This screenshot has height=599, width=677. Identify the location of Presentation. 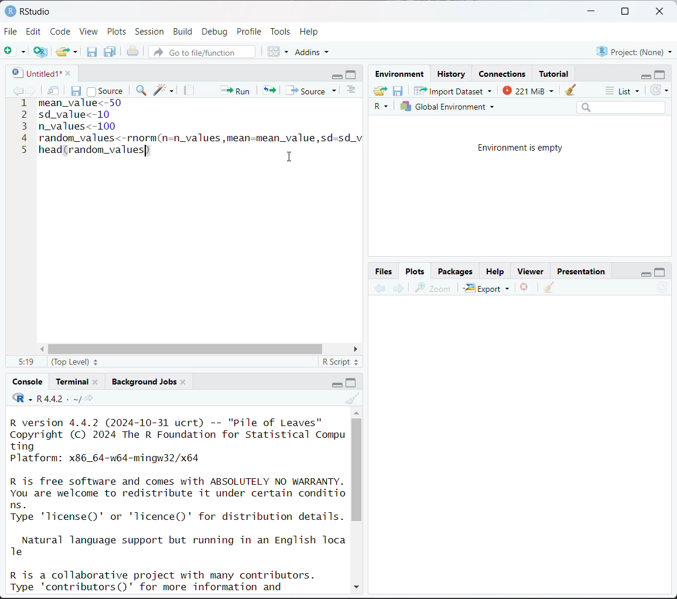
(582, 272).